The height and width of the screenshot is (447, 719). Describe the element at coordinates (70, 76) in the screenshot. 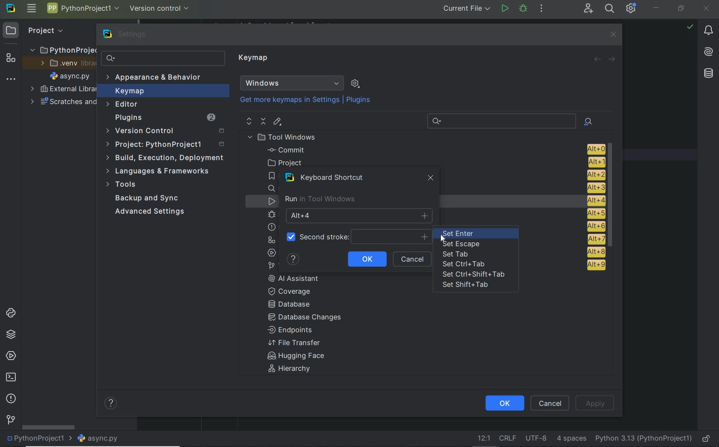

I see `file name` at that location.